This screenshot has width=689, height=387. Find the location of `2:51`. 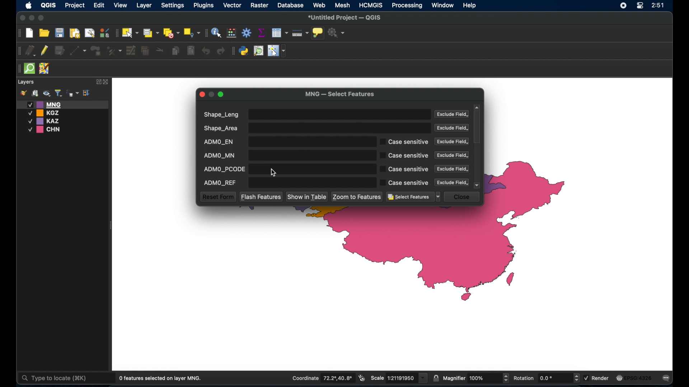

2:51 is located at coordinates (657, 6).